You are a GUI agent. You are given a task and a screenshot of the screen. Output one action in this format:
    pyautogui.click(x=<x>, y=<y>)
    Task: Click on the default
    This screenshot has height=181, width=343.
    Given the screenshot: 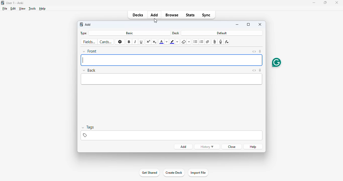 What is the action you would take?
    pyautogui.click(x=222, y=33)
    